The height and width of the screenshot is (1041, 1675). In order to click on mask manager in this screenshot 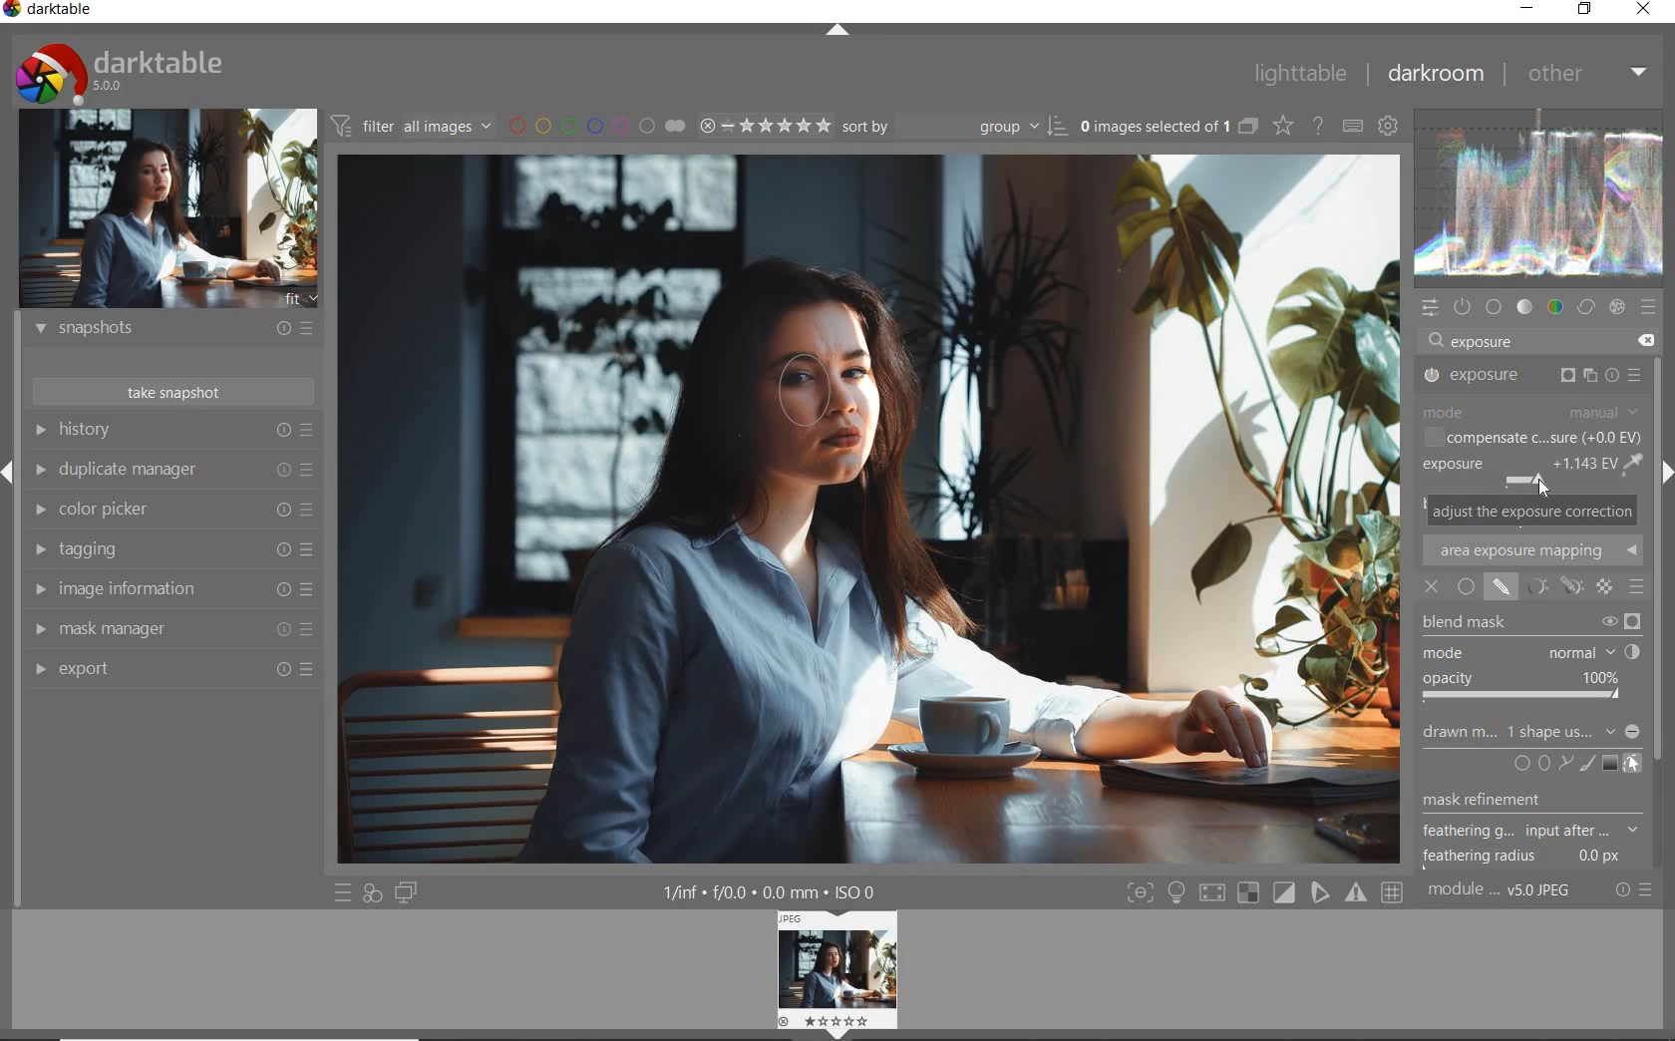, I will do `click(169, 627)`.